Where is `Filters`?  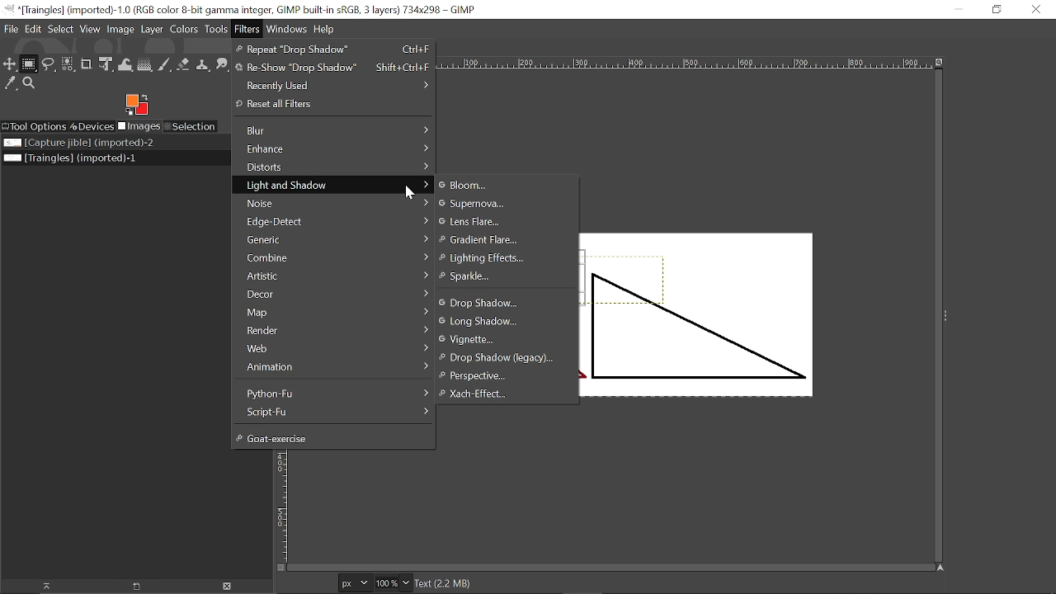 Filters is located at coordinates (247, 28).